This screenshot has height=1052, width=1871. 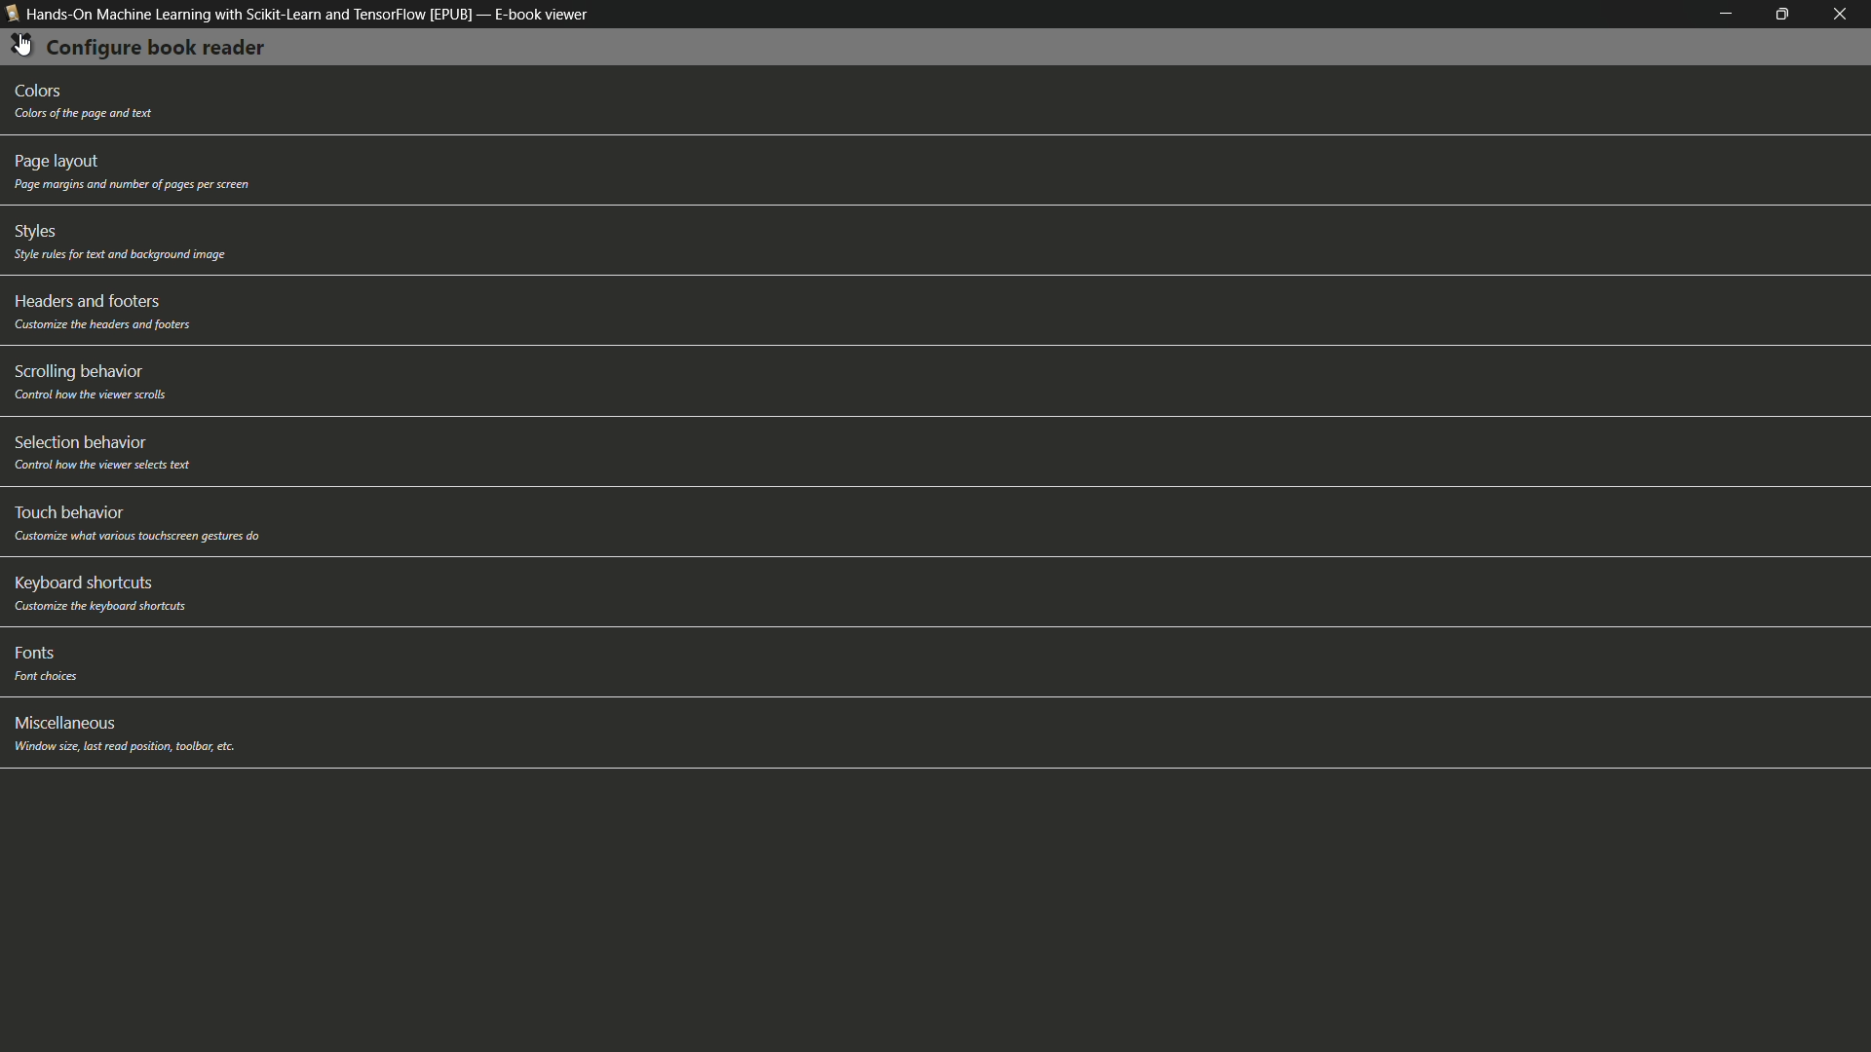 I want to click on page layout, so click(x=57, y=162).